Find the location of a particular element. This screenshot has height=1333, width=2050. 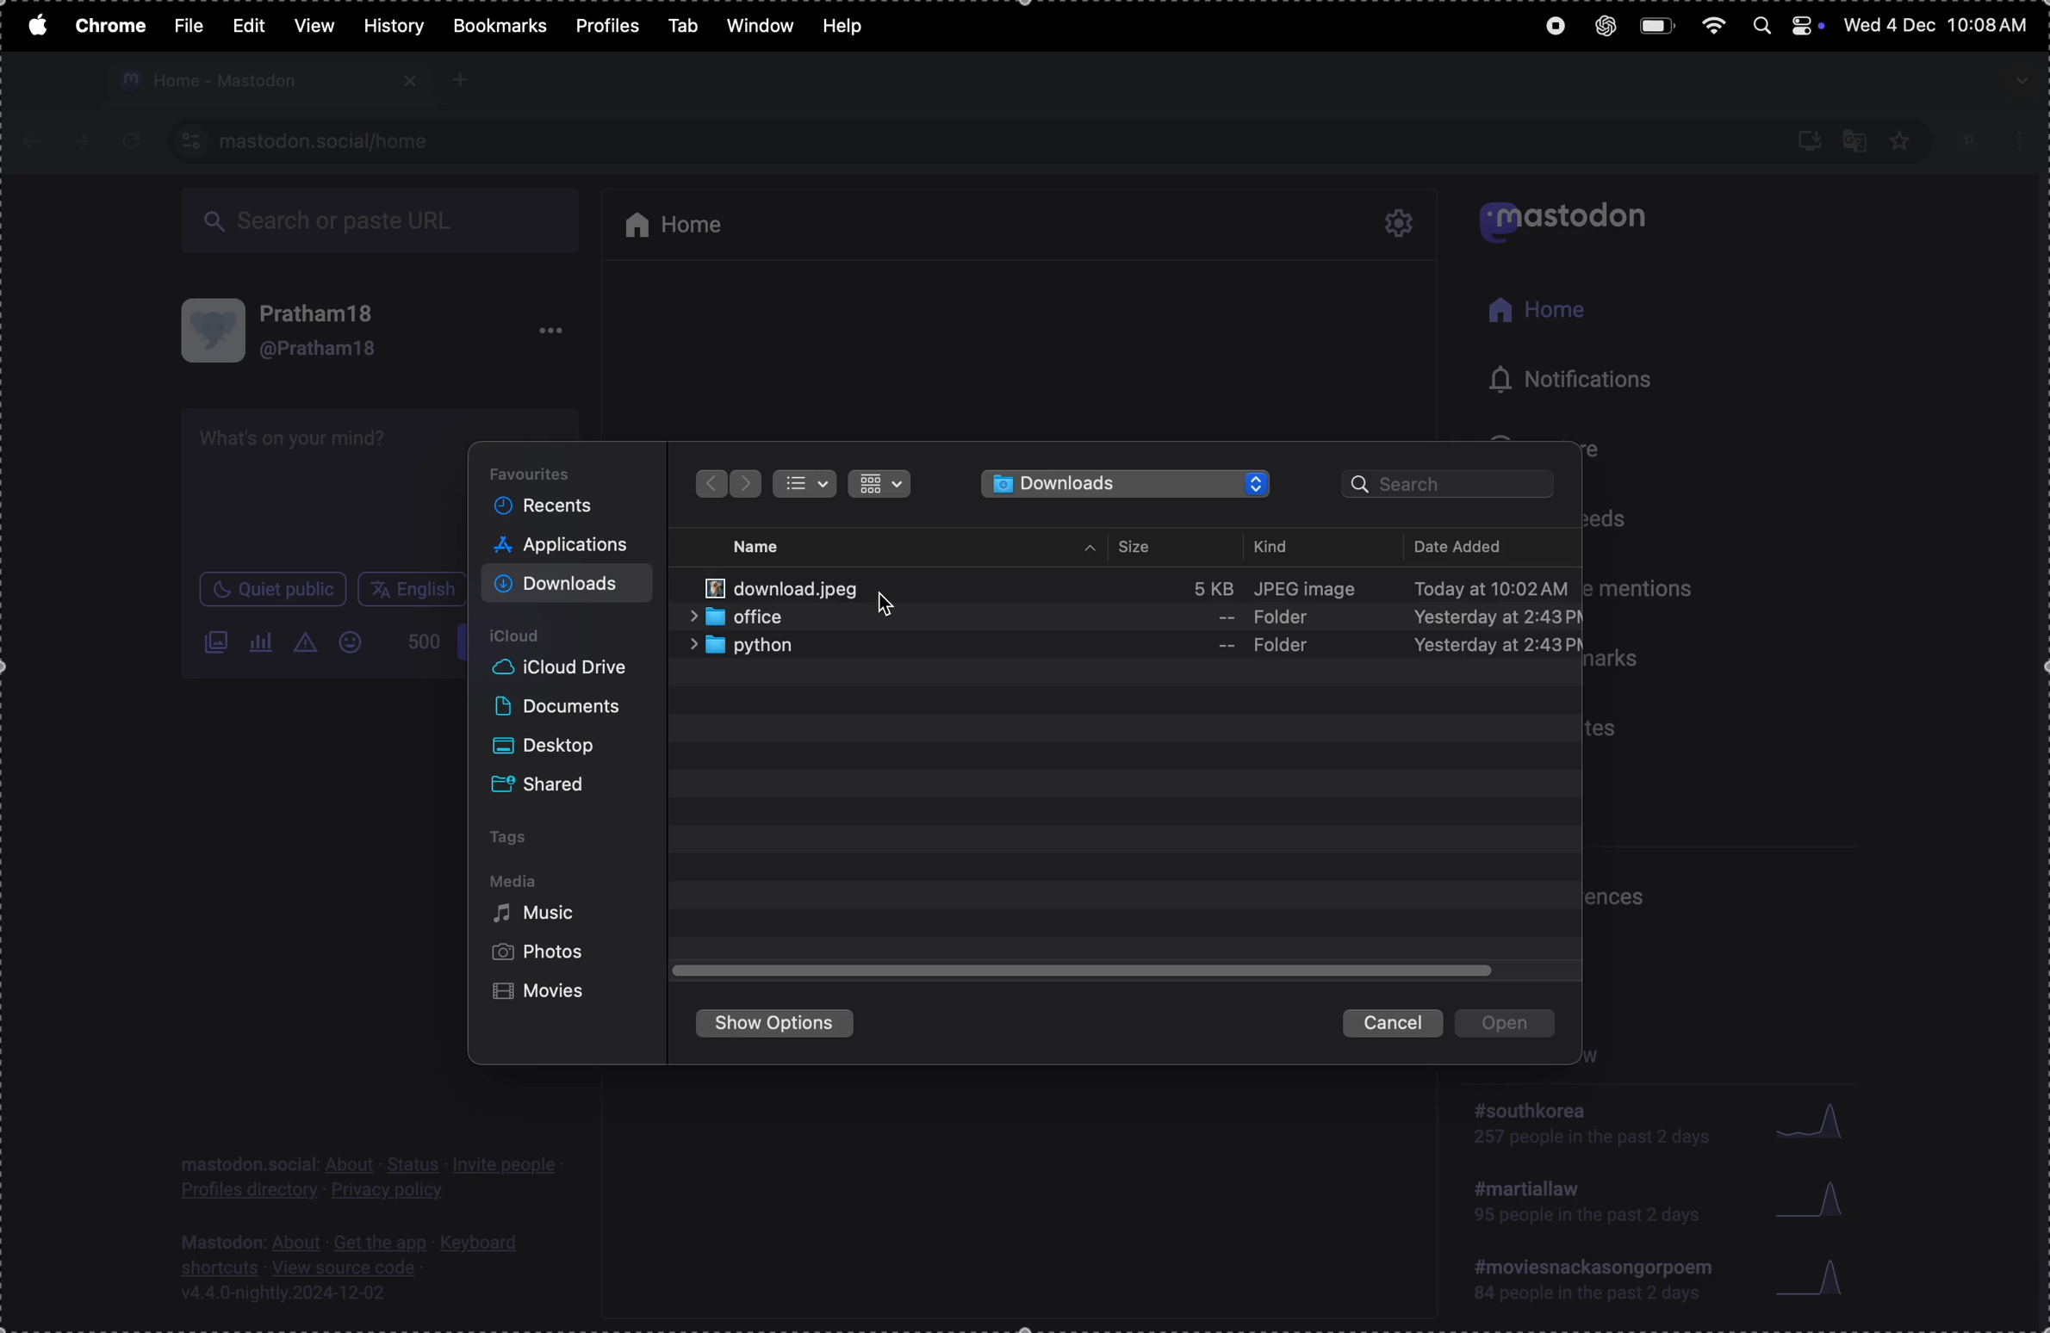

refresh is located at coordinates (126, 142).